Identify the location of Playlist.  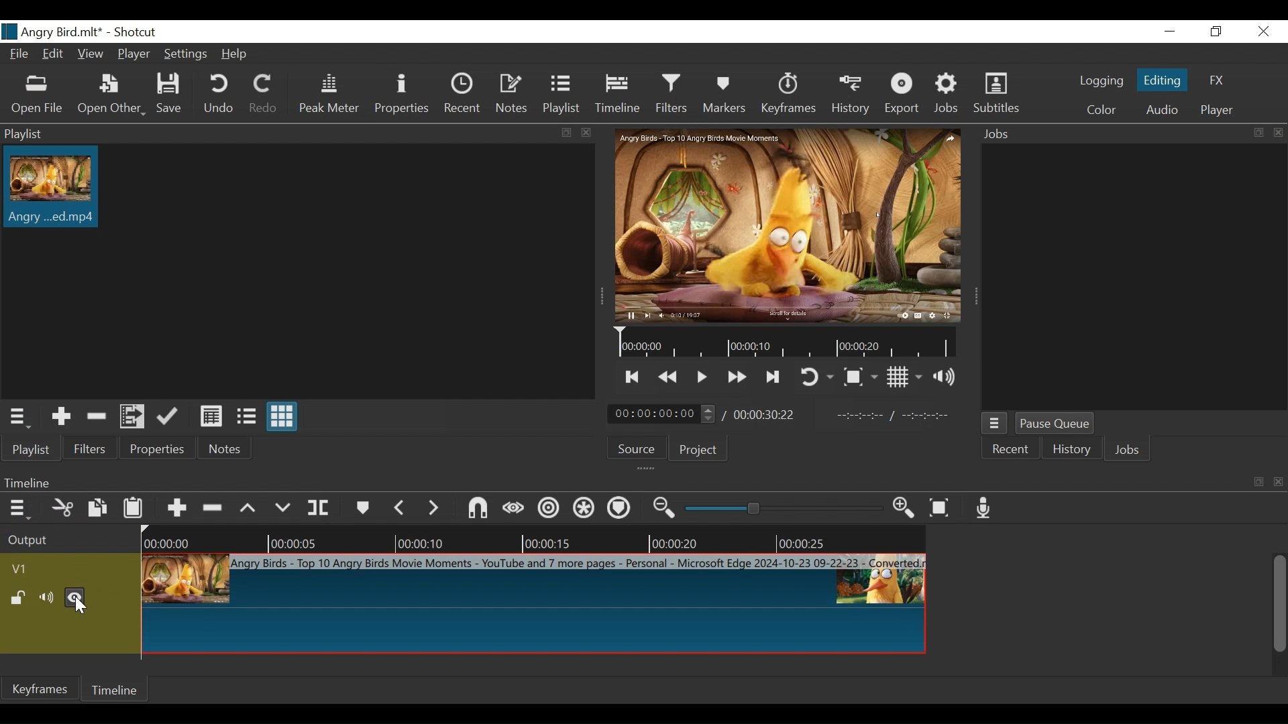
(31, 448).